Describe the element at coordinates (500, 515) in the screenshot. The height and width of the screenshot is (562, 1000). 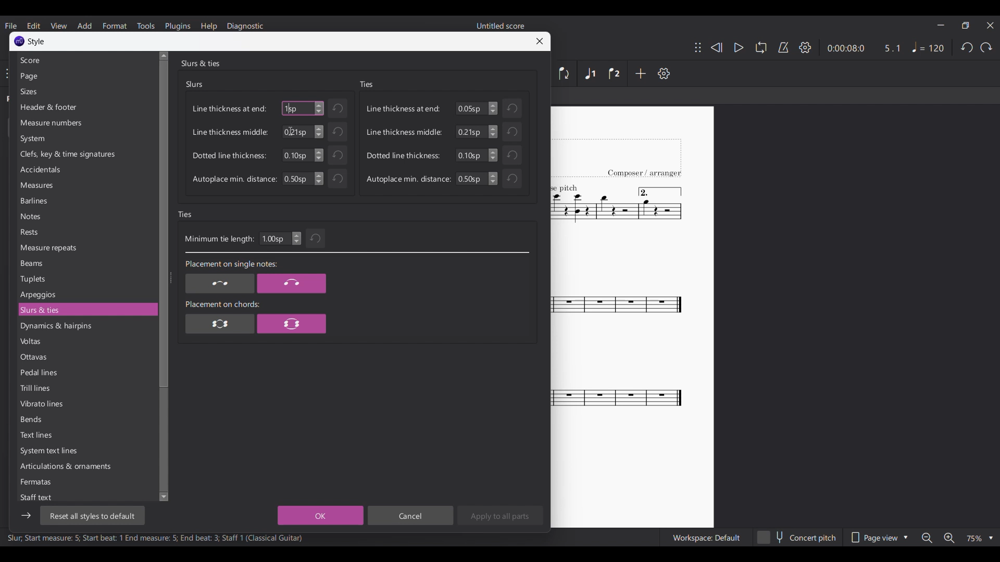
I see `Apply to all parts` at that location.